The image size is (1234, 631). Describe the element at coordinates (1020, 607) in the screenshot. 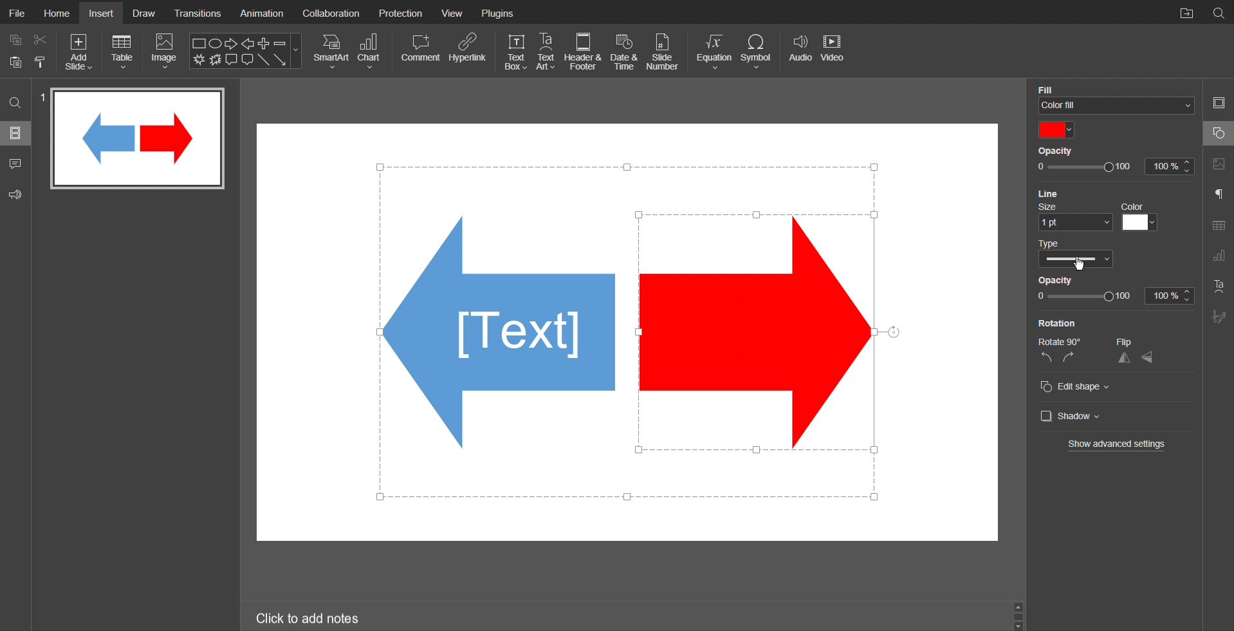

I see `up` at that location.